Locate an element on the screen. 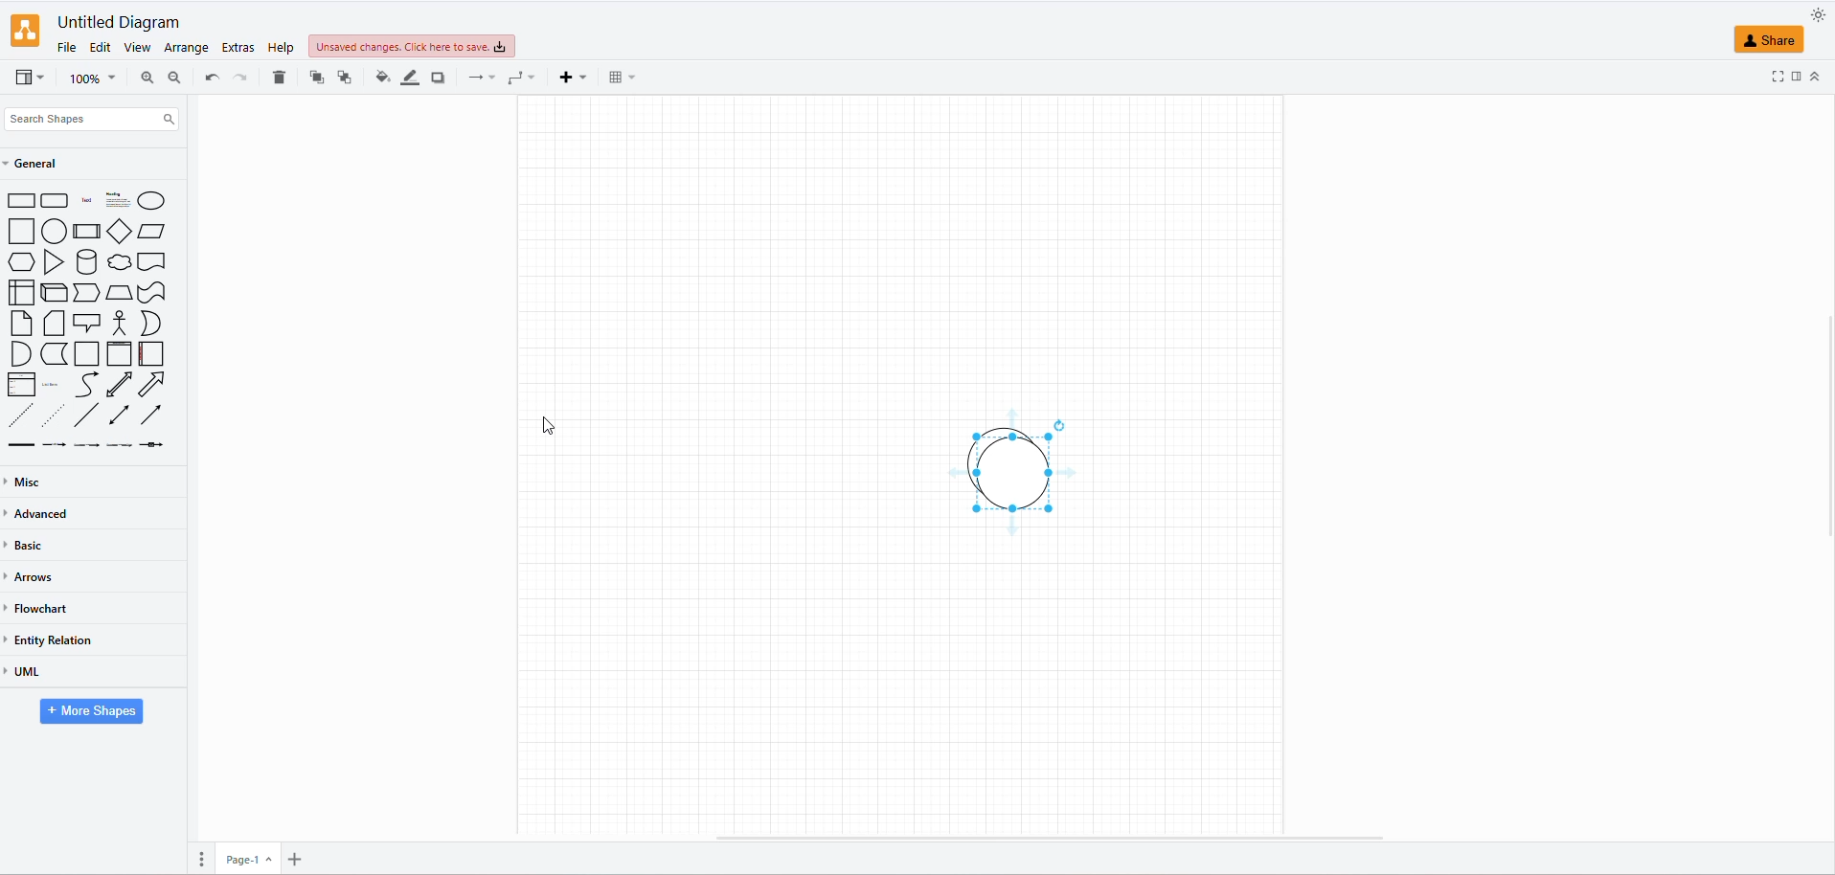  DIAMOND is located at coordinates (117, 232).